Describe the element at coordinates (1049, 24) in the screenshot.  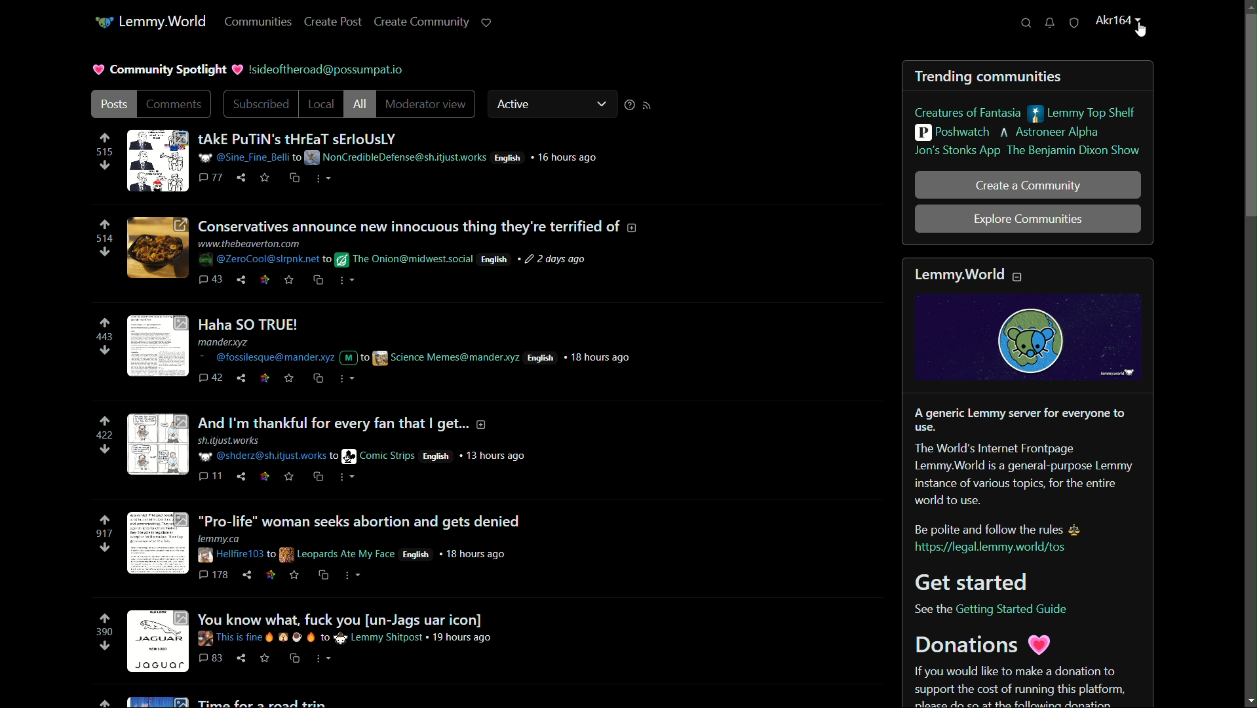
I see `unread messages` at that location.